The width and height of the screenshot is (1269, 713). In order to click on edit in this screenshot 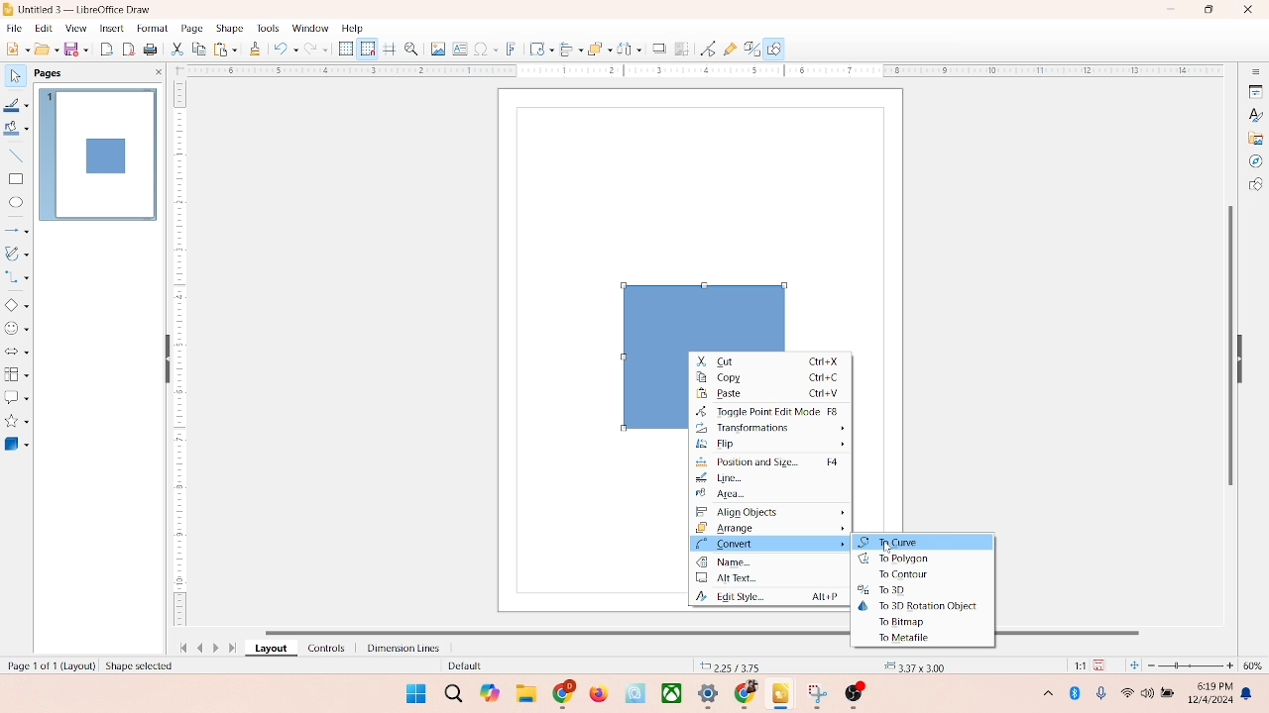, I will do `click(42, 29)`.